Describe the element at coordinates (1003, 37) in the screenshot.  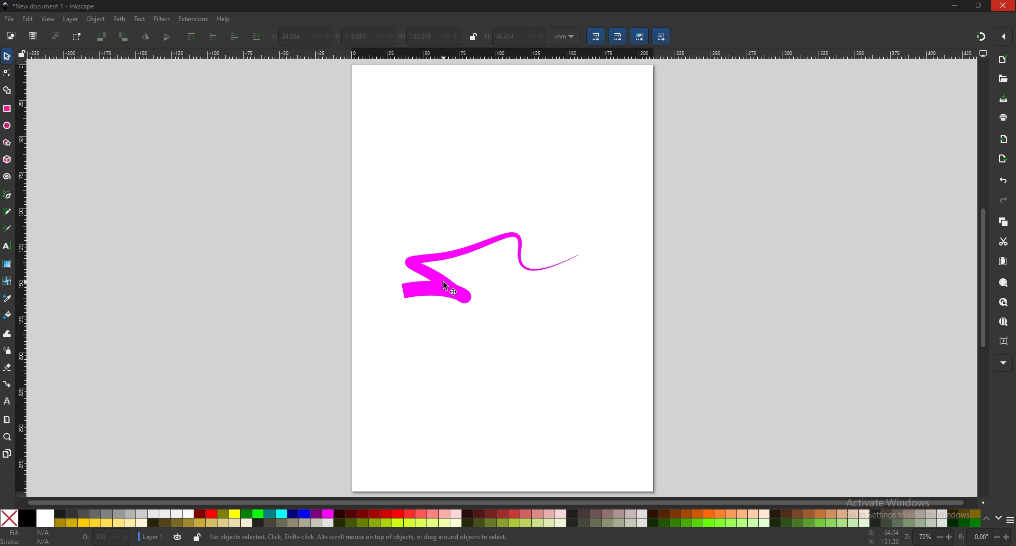
I see `enable snapping` at that location.